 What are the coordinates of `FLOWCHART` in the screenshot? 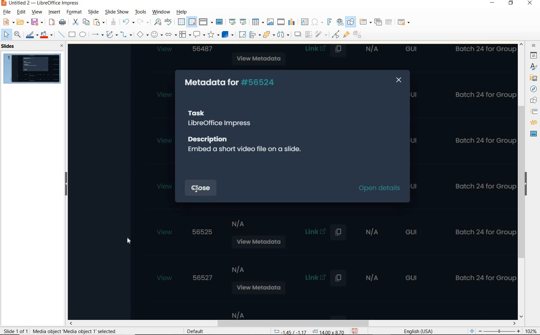 It's located at (185, 36).